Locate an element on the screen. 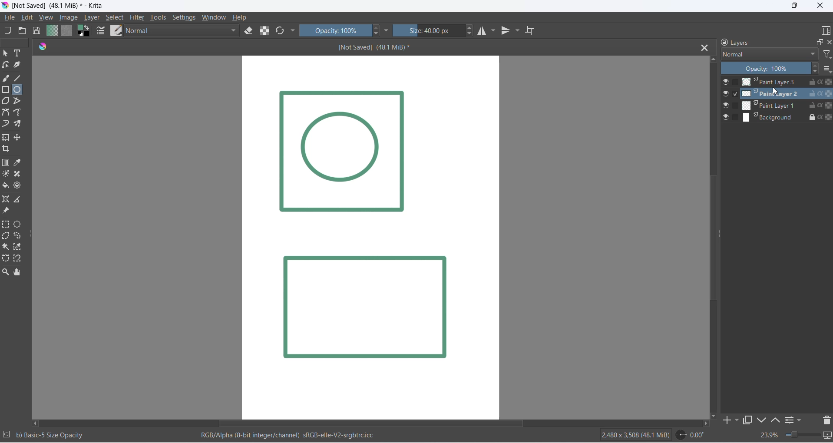 The image size is (833, 443). layer is located at coordinates (95, 18).